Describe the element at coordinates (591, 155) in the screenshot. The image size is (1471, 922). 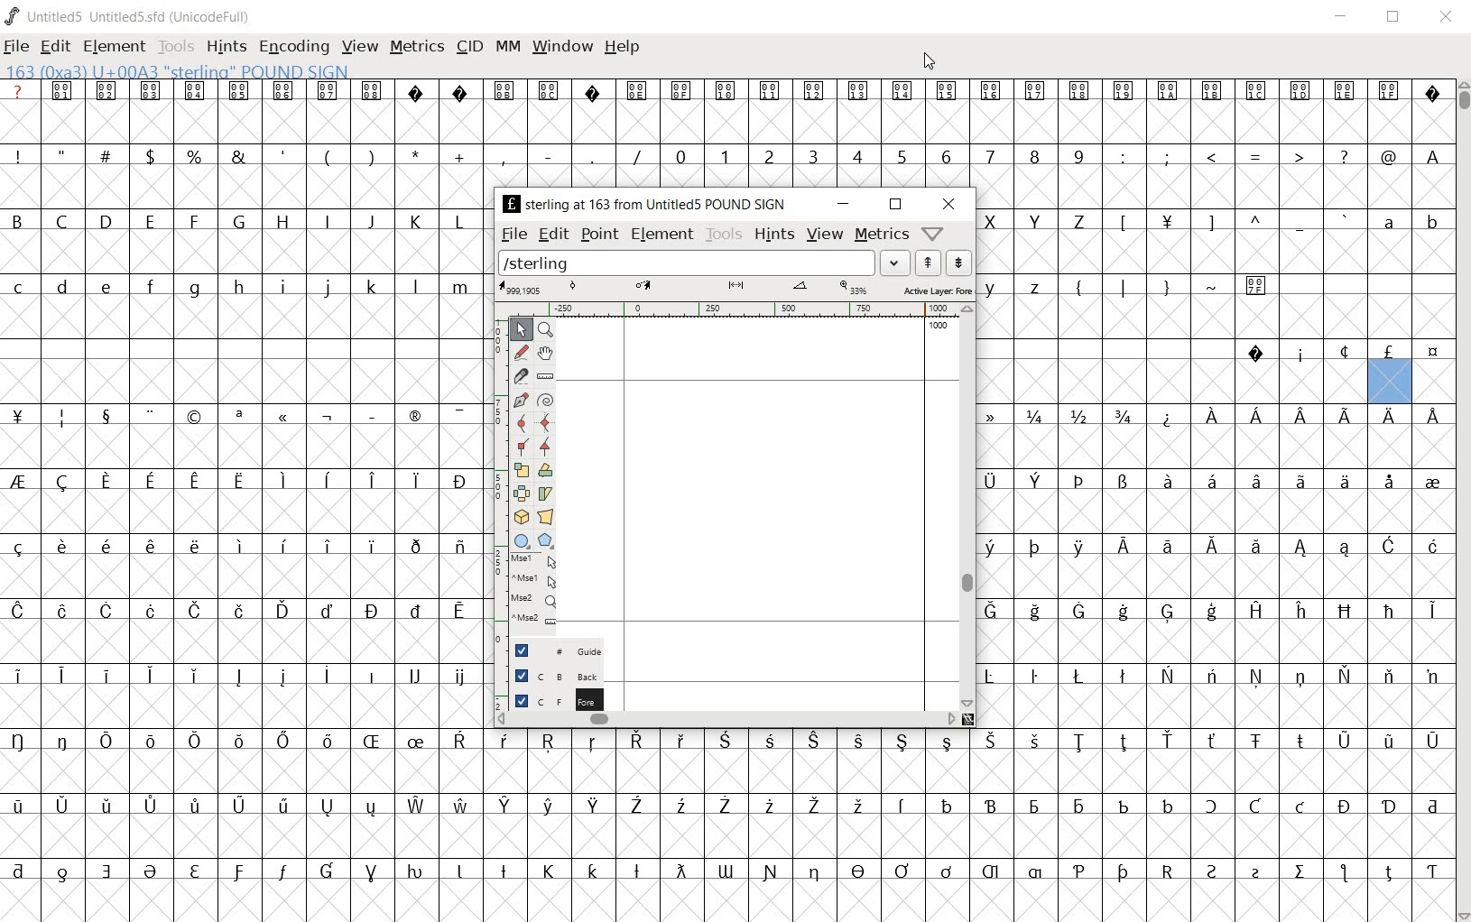
I see `.` at that location.